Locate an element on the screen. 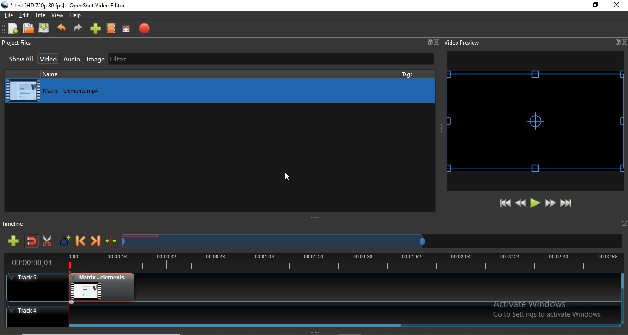 Image resolution: width=628 pixels, height=335 pixels. cursor is located at coordinates (286, 176).